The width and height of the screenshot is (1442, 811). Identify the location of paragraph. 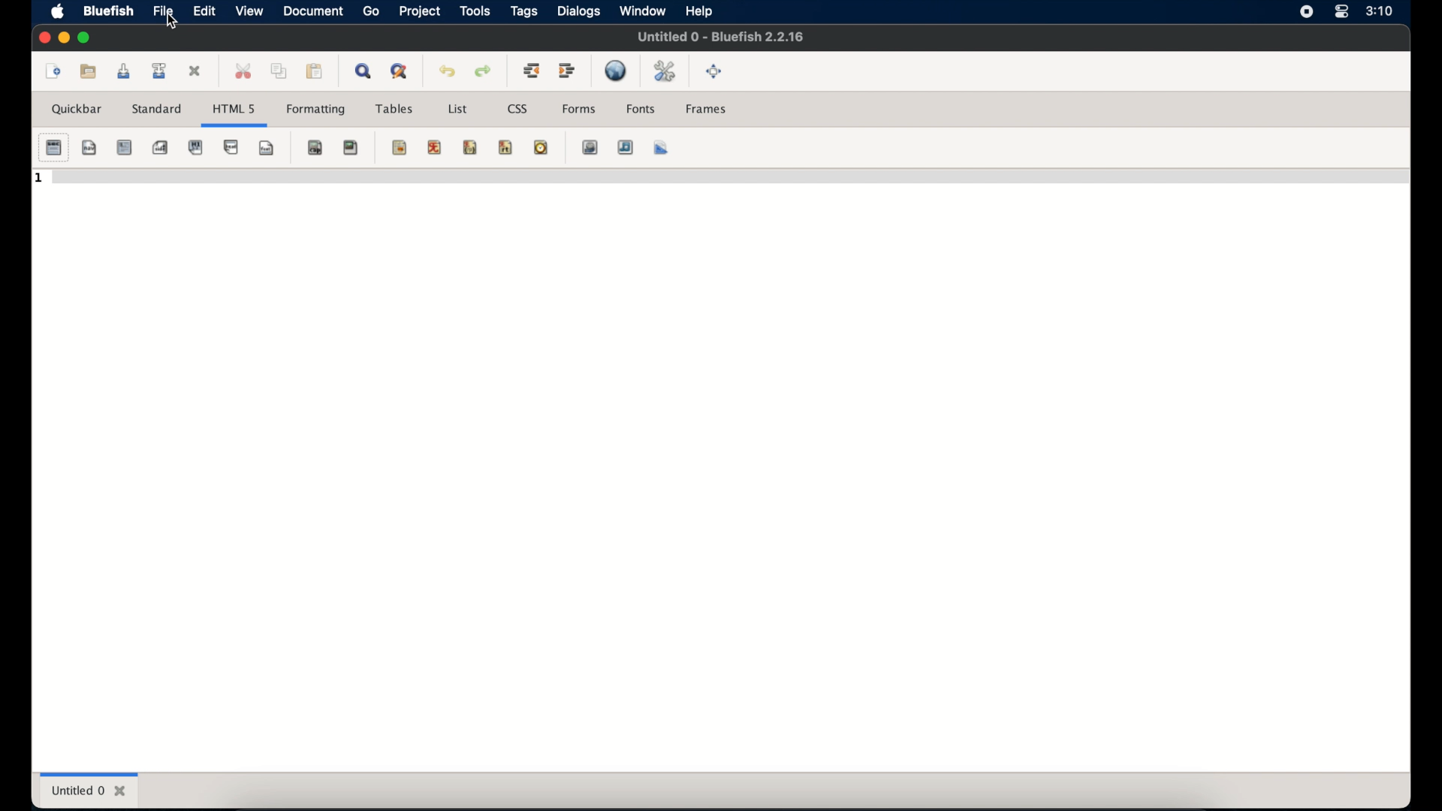
(196, 147).